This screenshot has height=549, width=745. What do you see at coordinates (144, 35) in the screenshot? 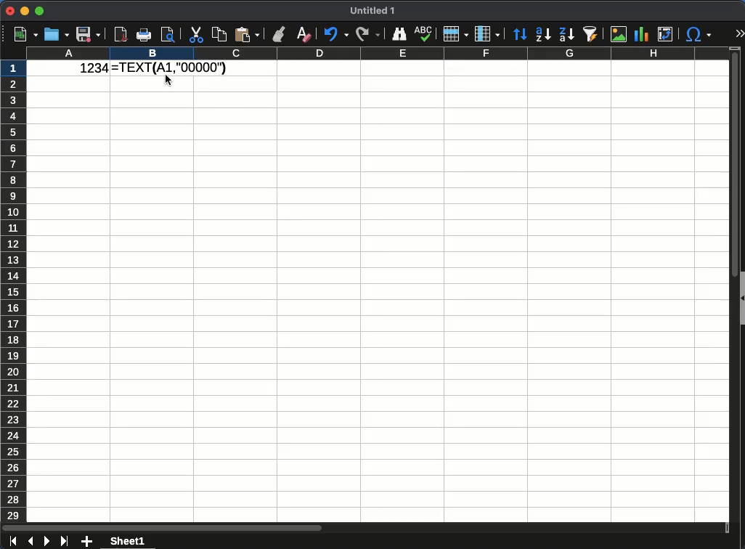
I see `print` at bounding box center [144, 35].